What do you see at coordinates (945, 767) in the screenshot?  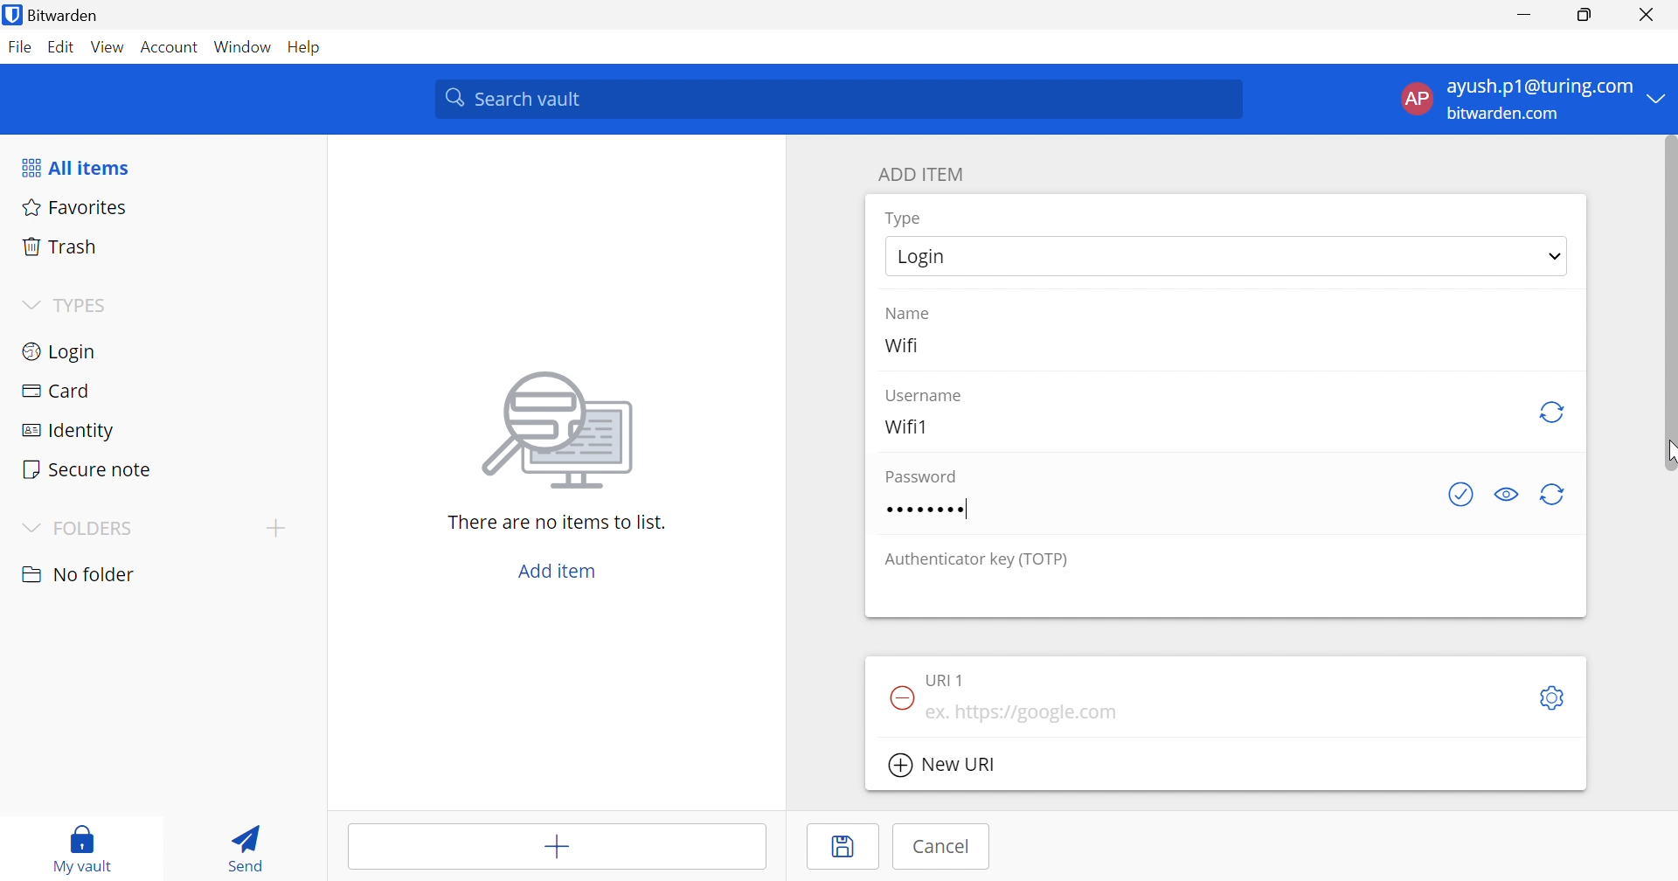 I see `New URI` at bounding box center [945, 767].